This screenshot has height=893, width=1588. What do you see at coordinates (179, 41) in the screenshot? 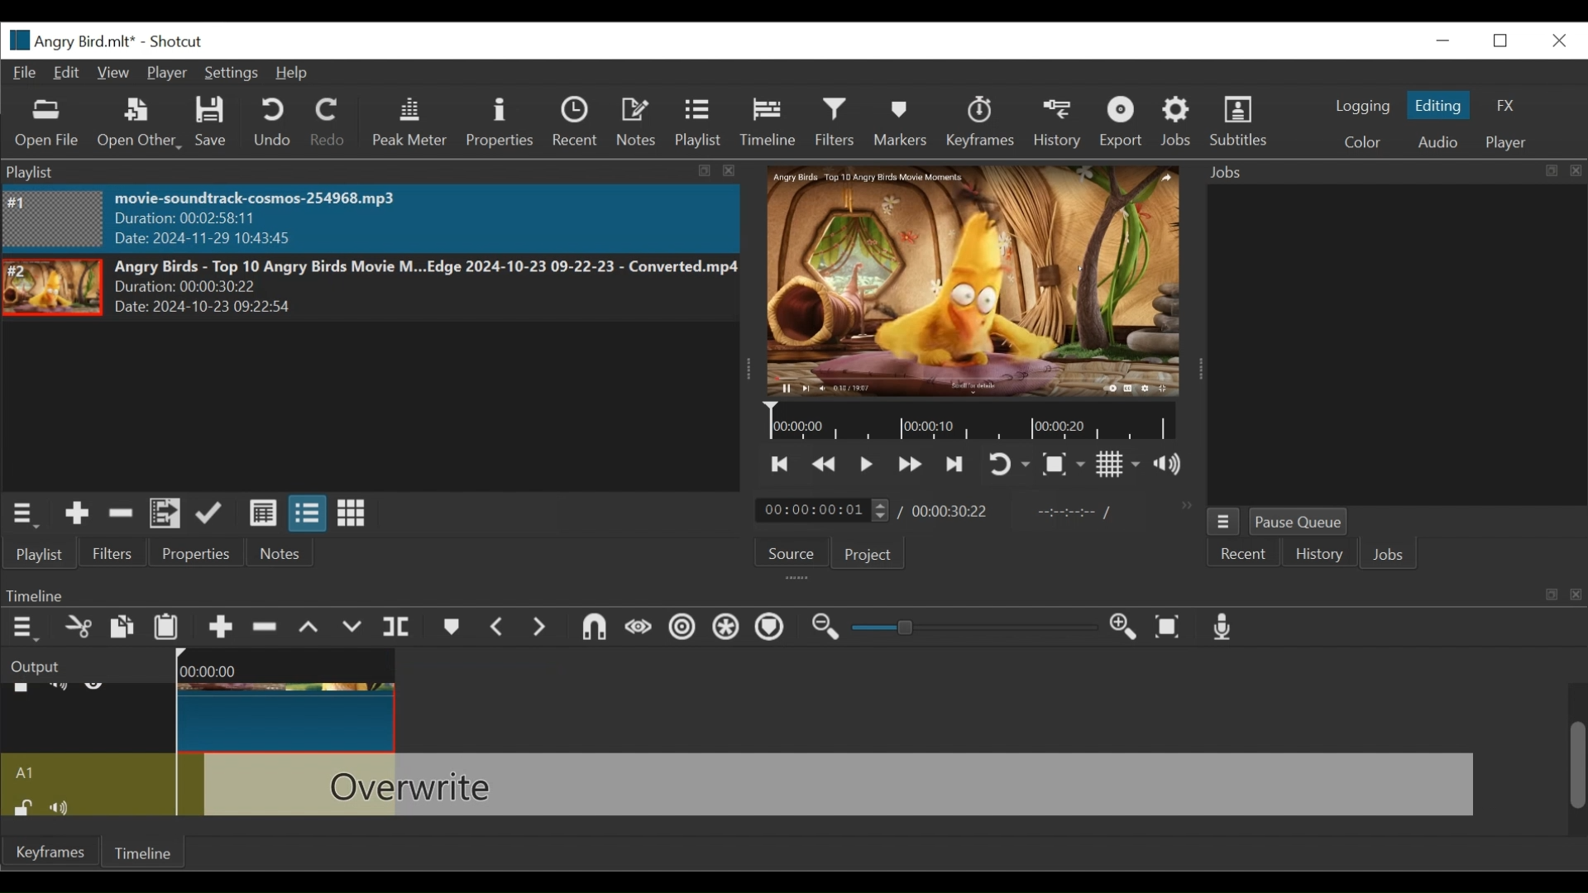
I see `Shotcut` at bounding box center [179, 41].